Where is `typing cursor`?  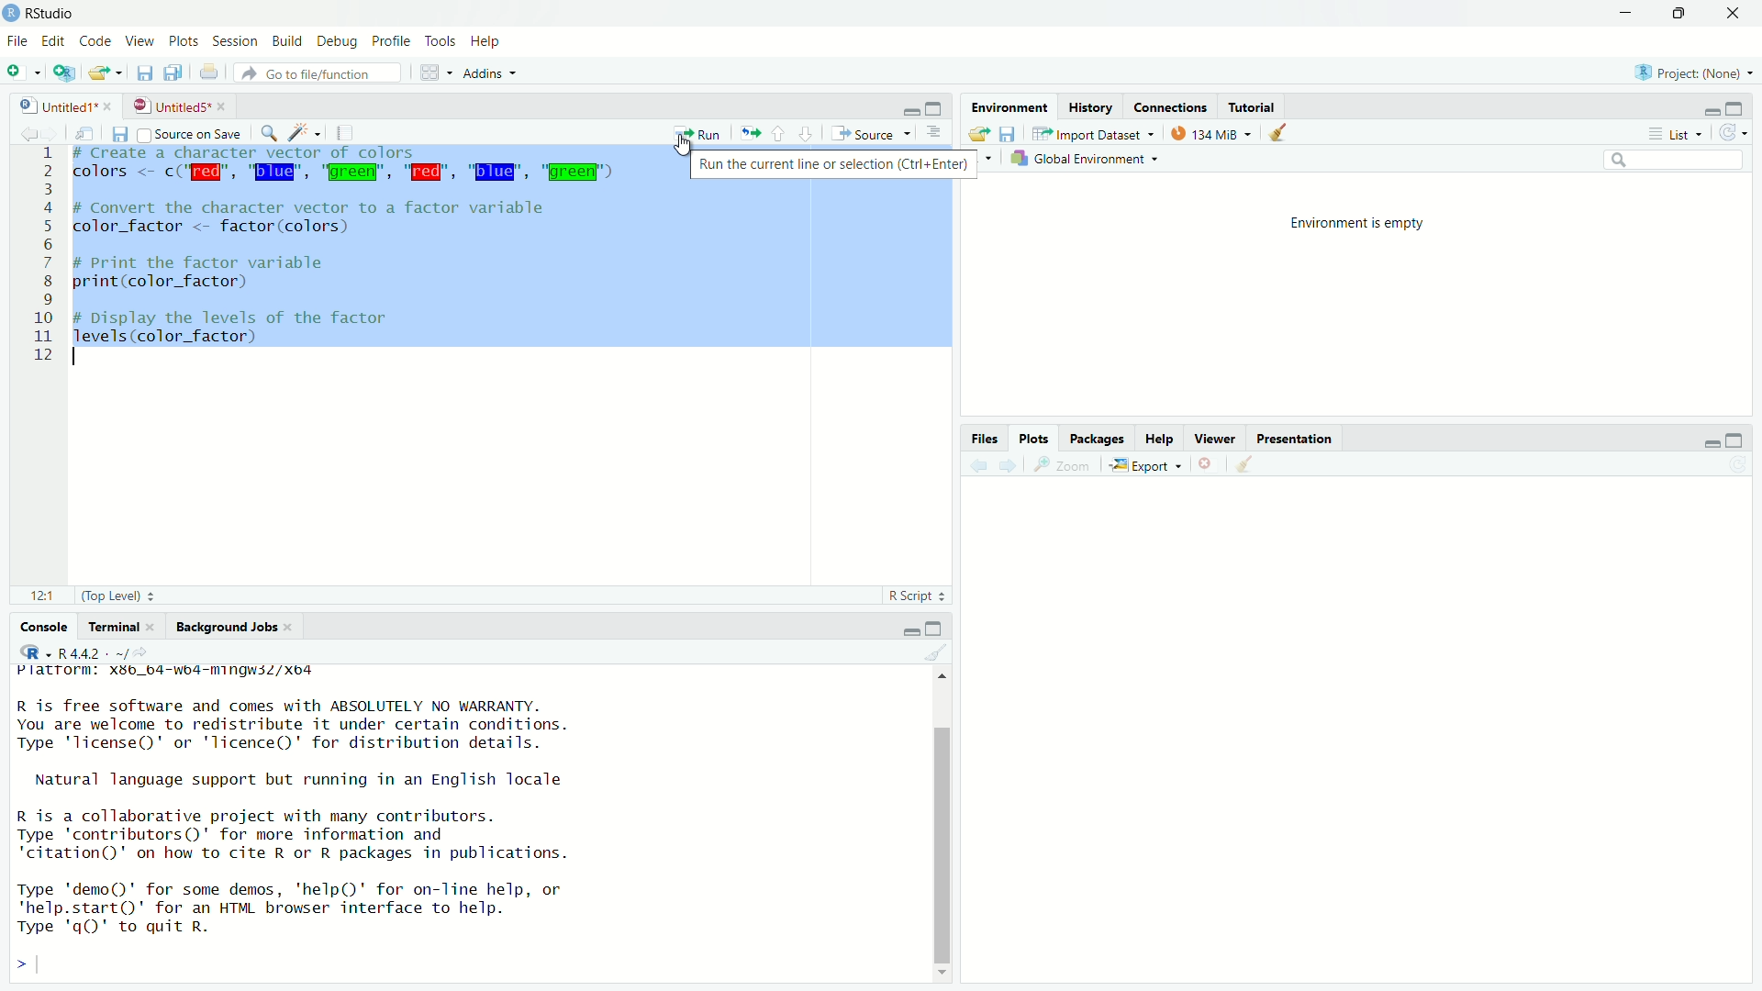
typing cursor is located at coordinates (83, 359).